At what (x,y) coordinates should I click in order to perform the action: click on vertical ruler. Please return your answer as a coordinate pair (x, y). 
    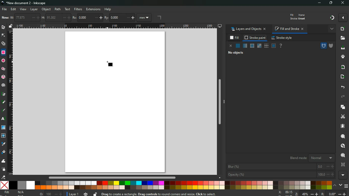
    Looking at the image, I should click on (11, 103).